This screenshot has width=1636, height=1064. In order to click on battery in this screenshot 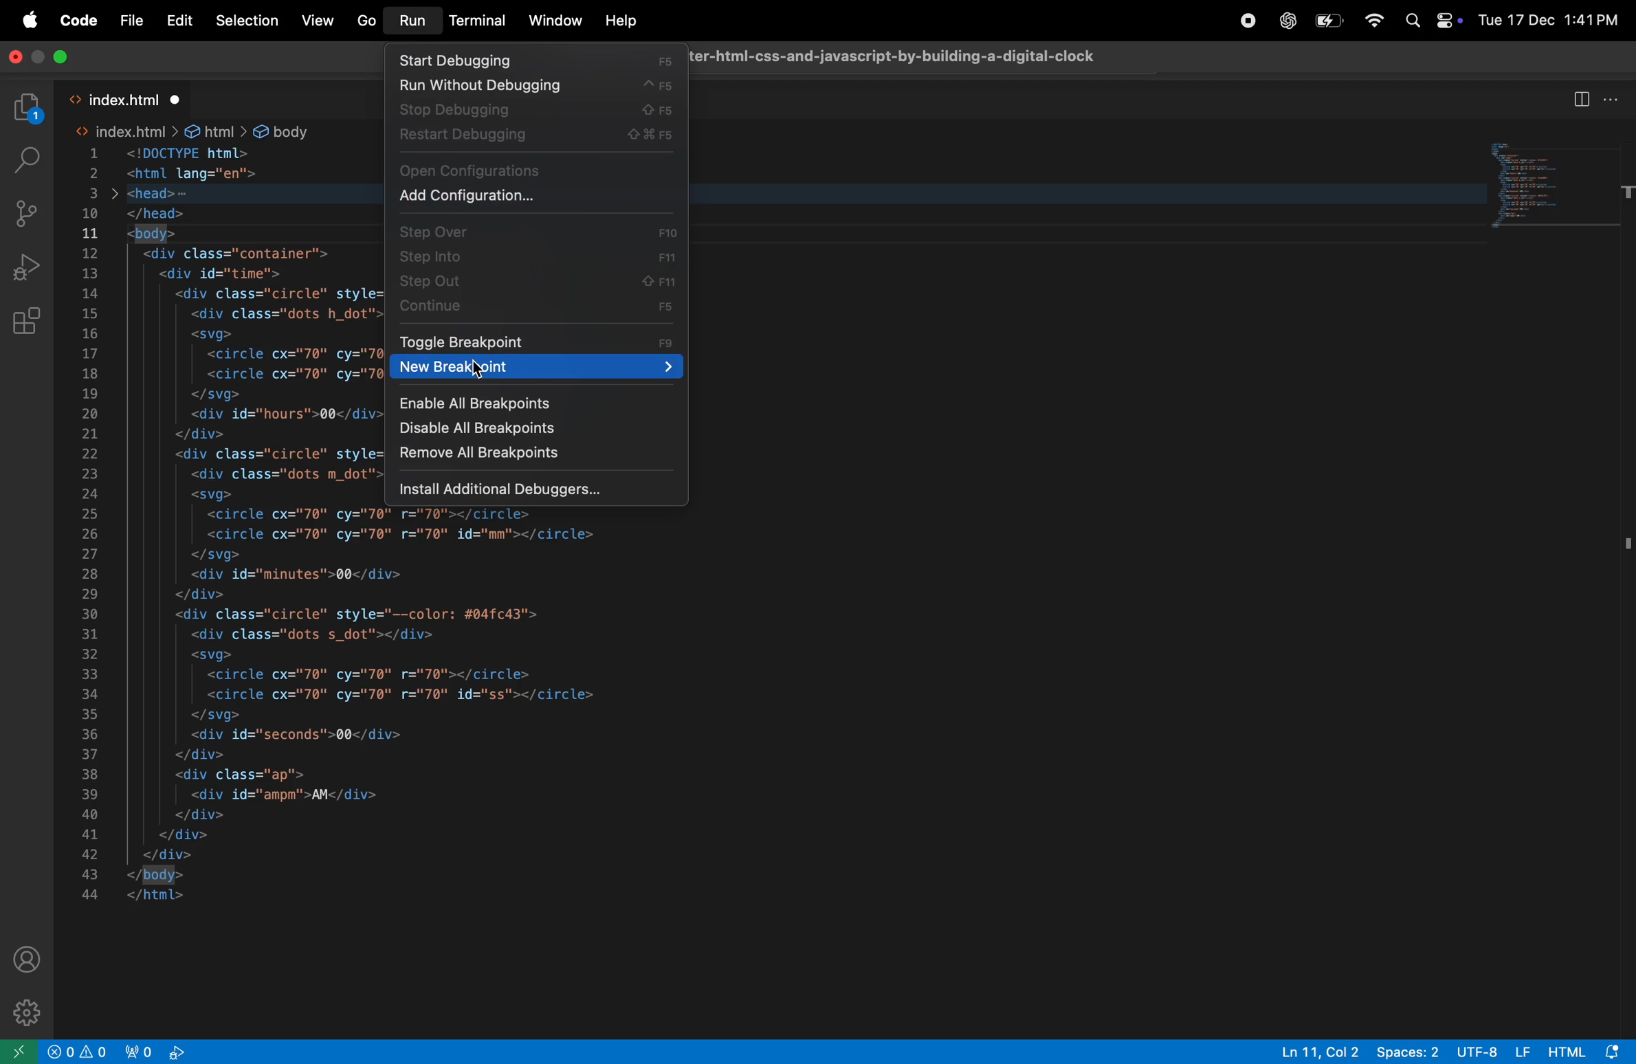, I will do `click(1329, 23)`.